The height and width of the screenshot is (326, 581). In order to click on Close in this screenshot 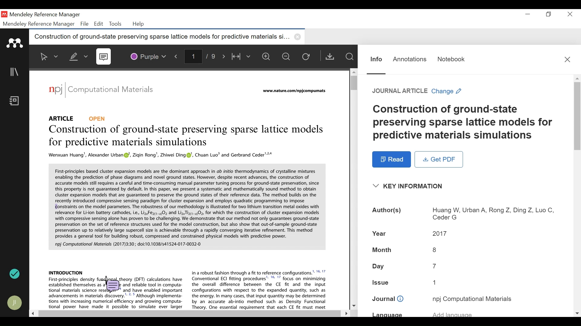, I will do `click(570, 14)`.